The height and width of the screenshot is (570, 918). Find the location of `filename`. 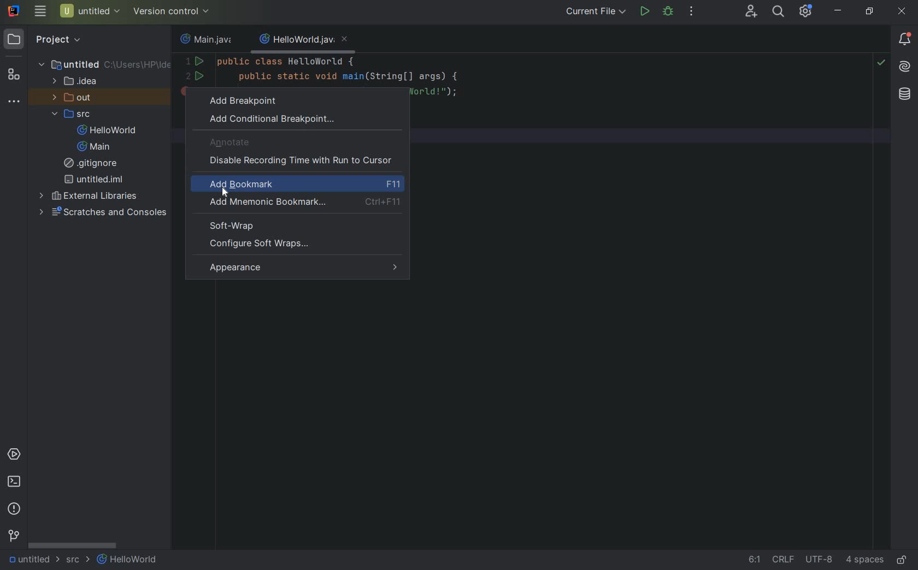

filename is located at coordinates (205, 41).